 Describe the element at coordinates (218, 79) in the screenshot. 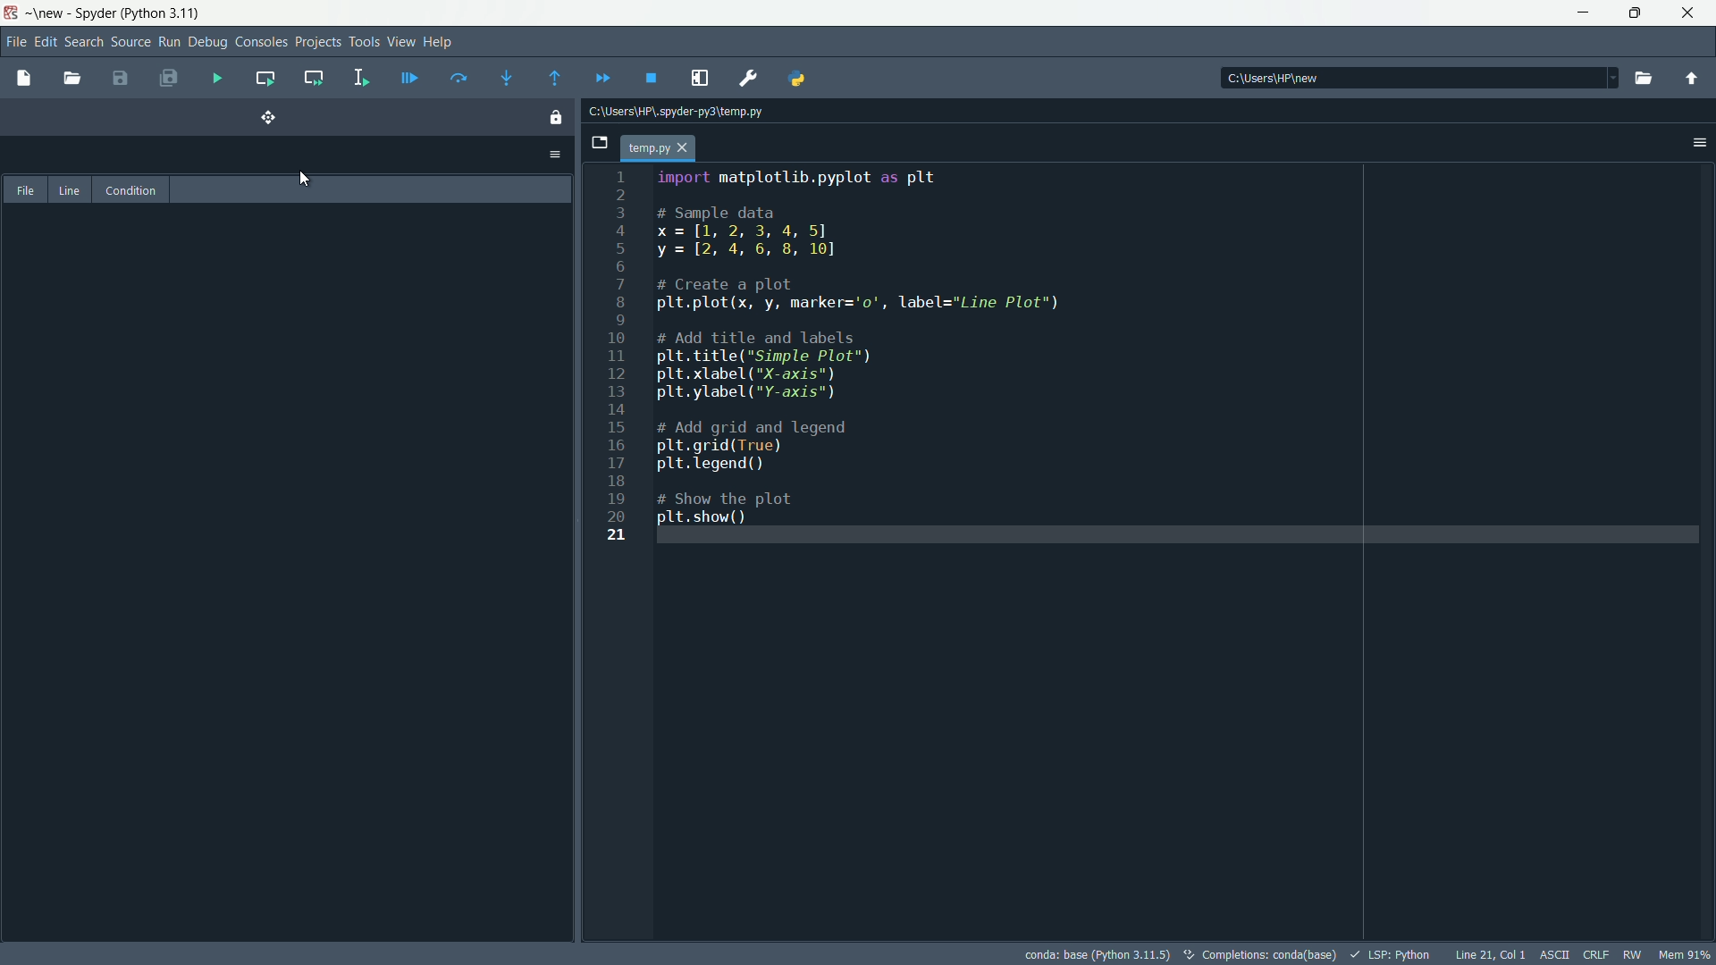

I see `run file` at that location.